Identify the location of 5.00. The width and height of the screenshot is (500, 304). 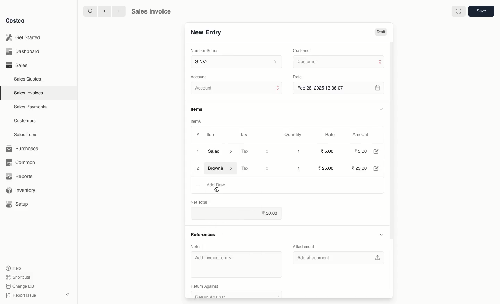
(328, 151).